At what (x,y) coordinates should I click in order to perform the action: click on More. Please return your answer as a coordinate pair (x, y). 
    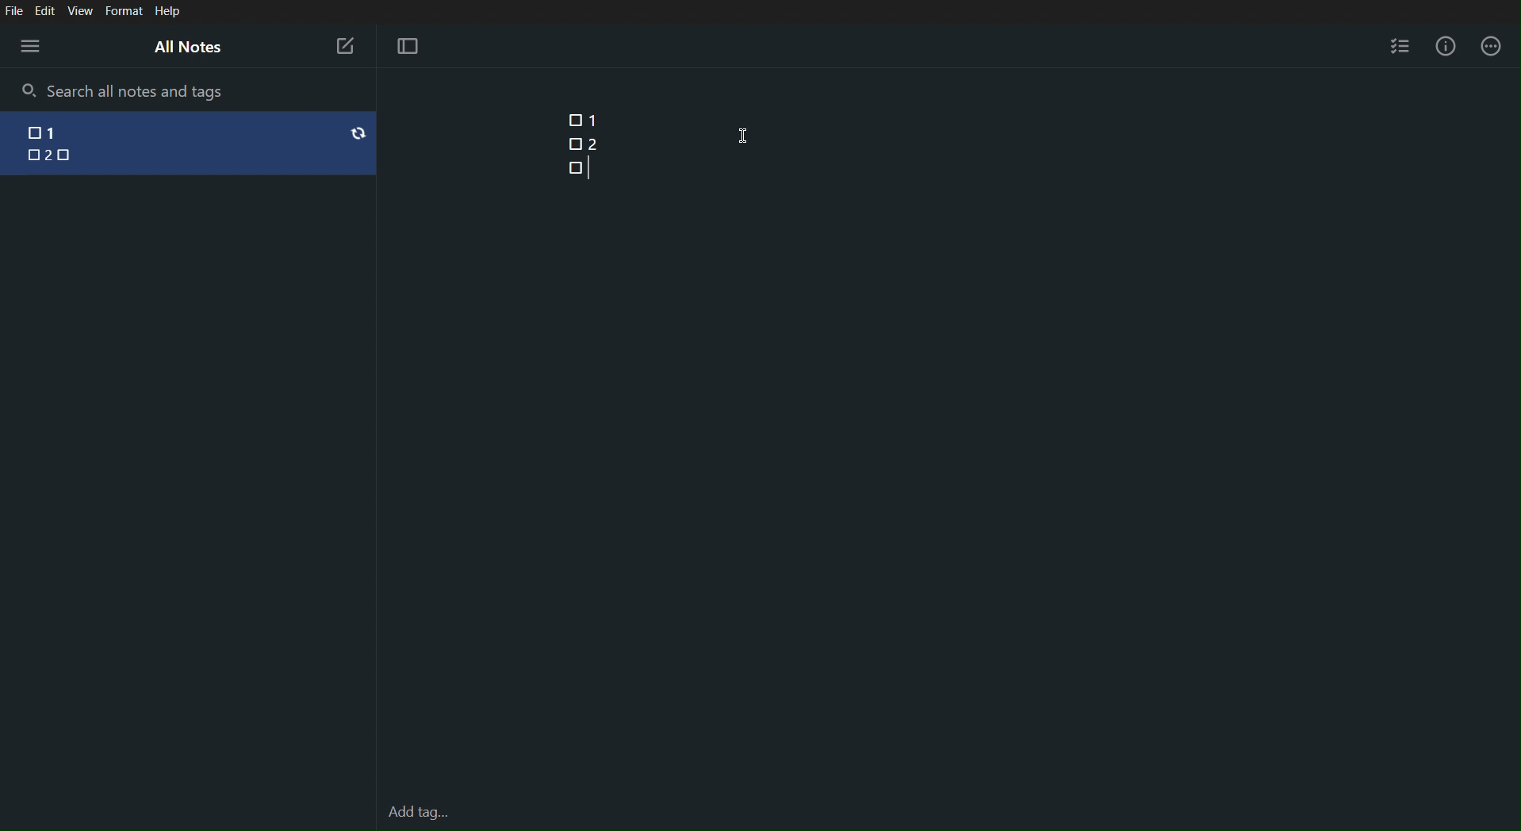
    Looking at the image, I should click on (1492, 46).